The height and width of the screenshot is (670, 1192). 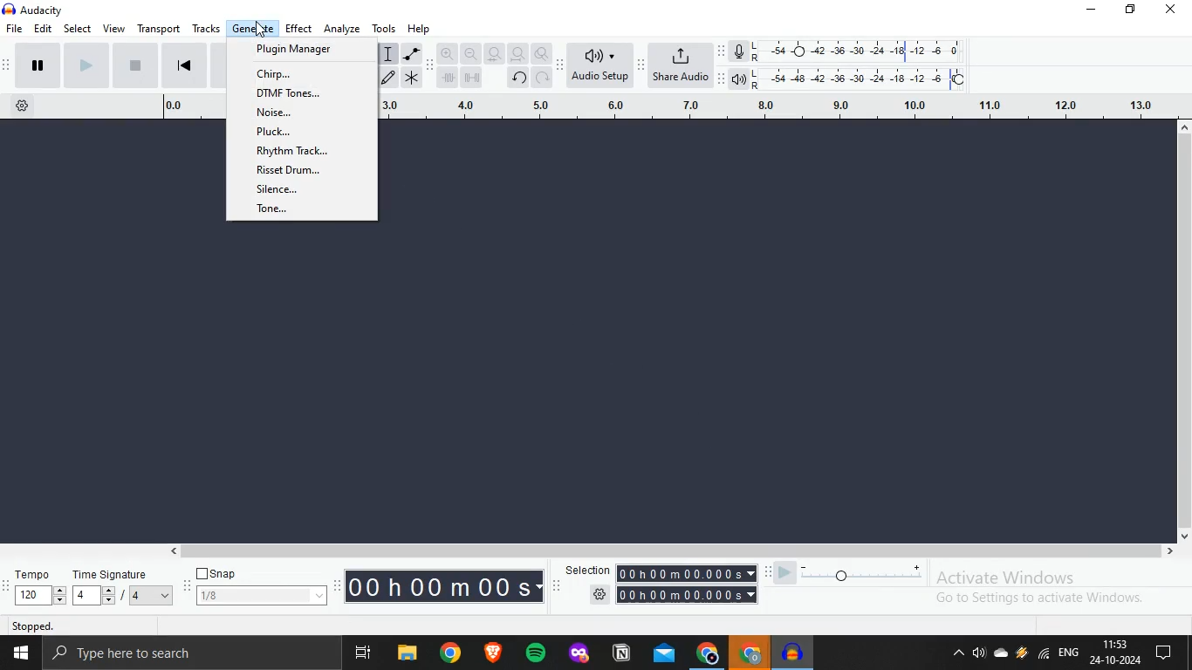 What do you see at coordinates (301, 27) in the screenshot?
I see `Effect` at bounding box center [301, 27].